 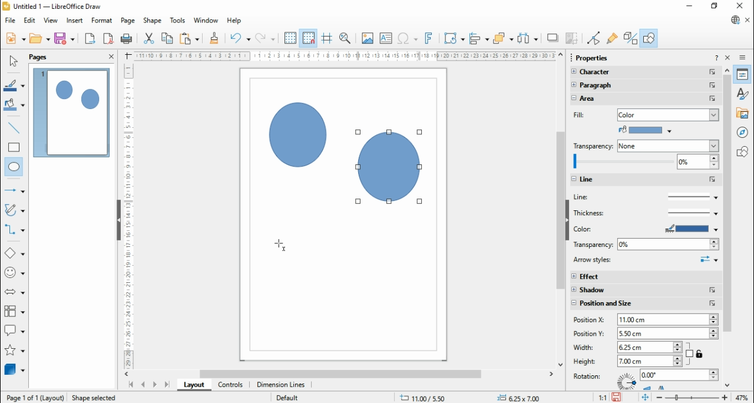 I want to click on Default, so click(x=287, y=397).